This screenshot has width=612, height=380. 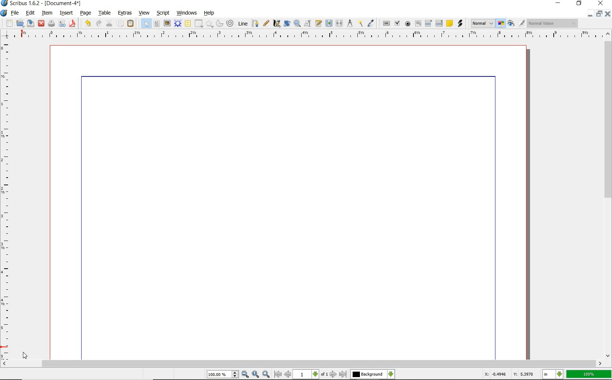 I want to click on go to first page, so click(x=278, y=375).